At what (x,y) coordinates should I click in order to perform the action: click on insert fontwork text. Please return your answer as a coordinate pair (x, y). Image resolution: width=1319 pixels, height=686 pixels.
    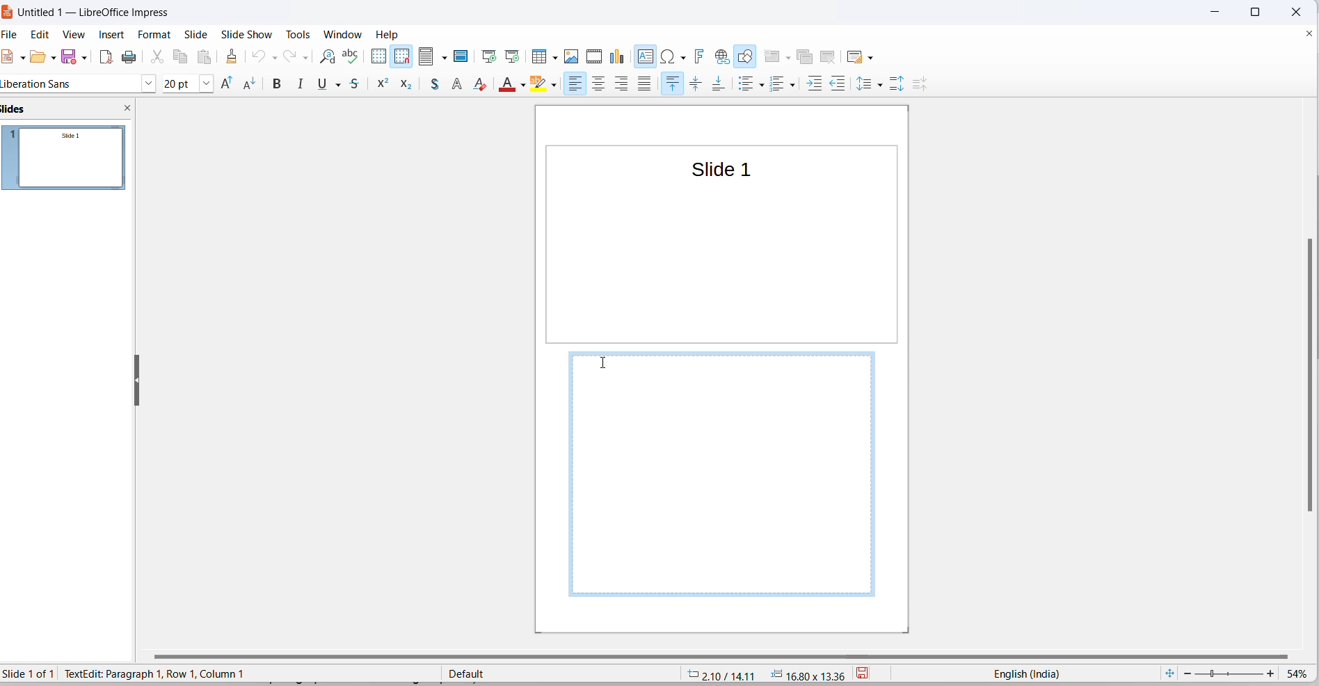
    Looking at the image, I should click on (701, 56).